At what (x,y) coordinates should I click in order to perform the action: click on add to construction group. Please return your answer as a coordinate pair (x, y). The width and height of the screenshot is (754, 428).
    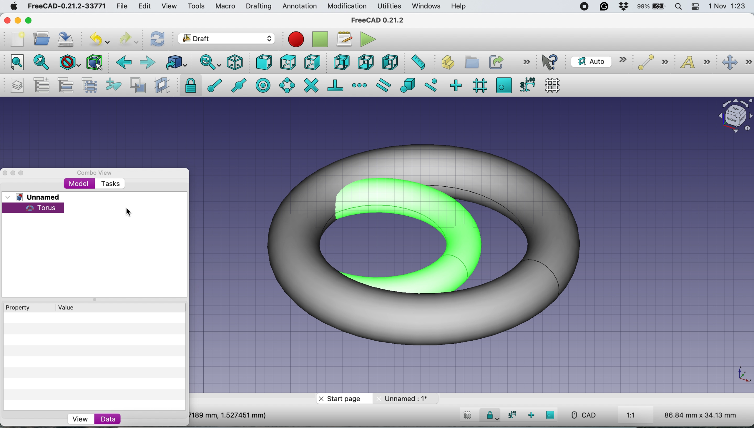
    Looking at the image, I should click on (111, 85).